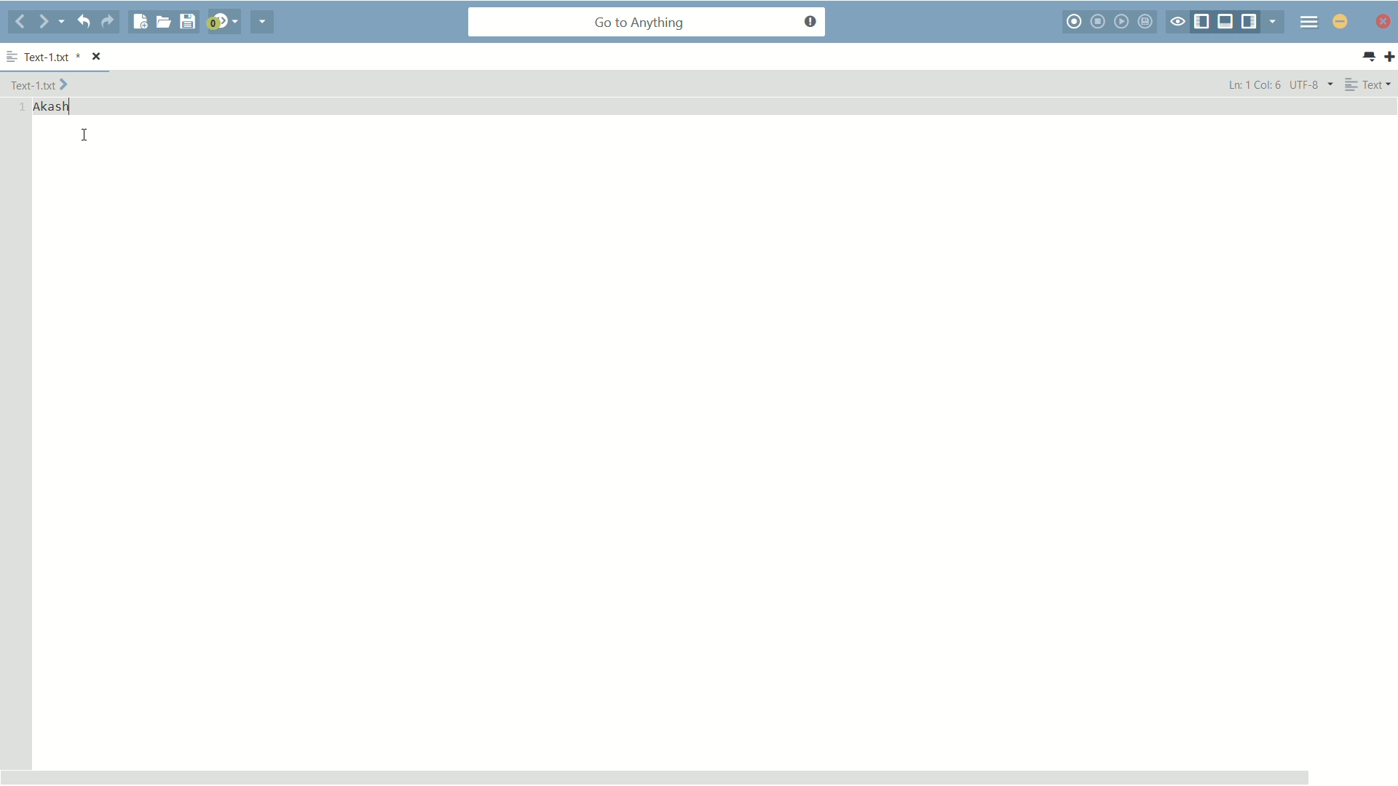 The image size is (1398, 786). What do you see at coordinates (41, 84) in the screenshot?
I see `text-1 File` at bounding box center [41, 84].